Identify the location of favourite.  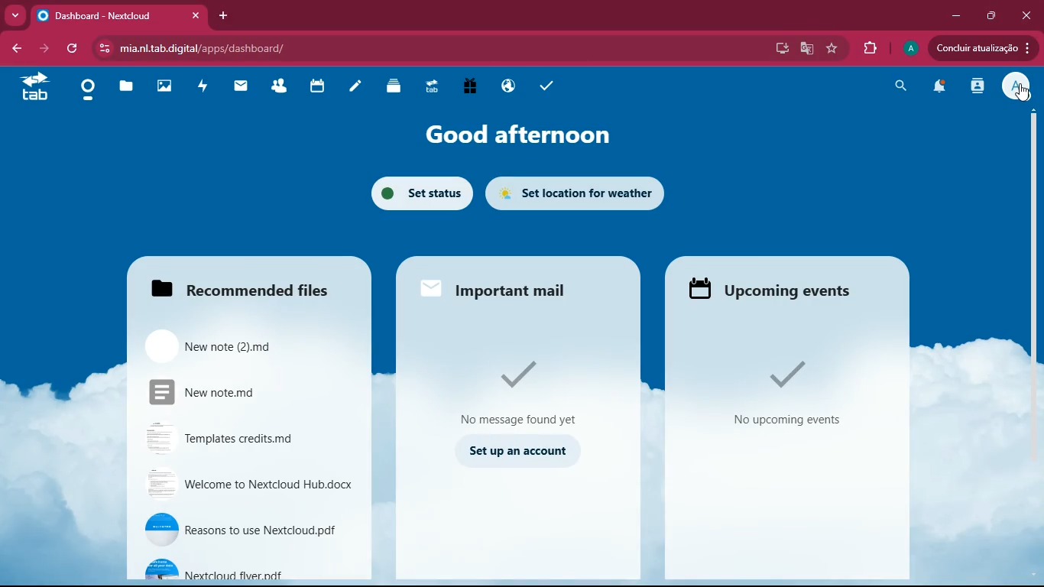
(833, 48).